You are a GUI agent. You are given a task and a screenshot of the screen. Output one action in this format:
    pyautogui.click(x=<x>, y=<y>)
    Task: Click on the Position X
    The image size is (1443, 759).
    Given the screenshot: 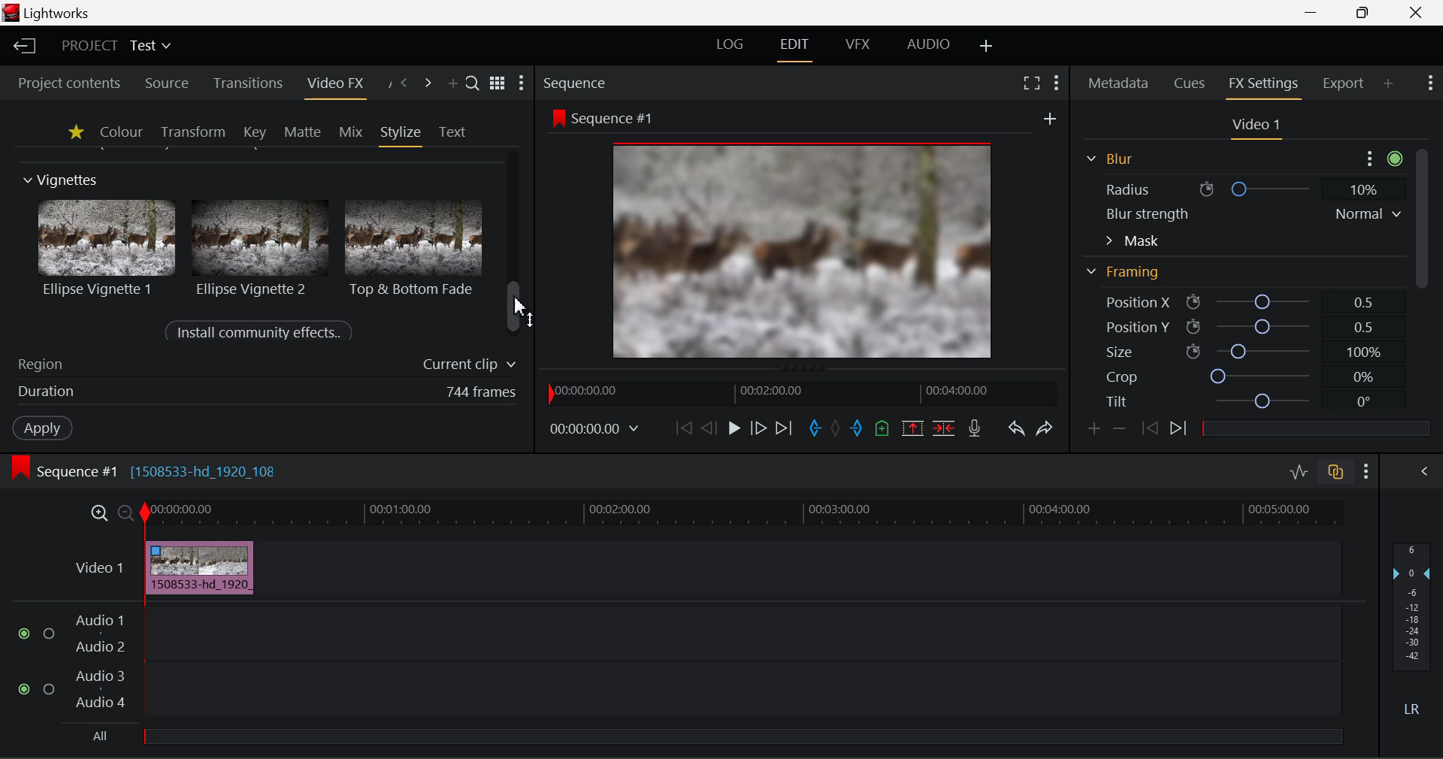 What is the action you would take?
    pyautogui.click(x=1236, y=303)
    